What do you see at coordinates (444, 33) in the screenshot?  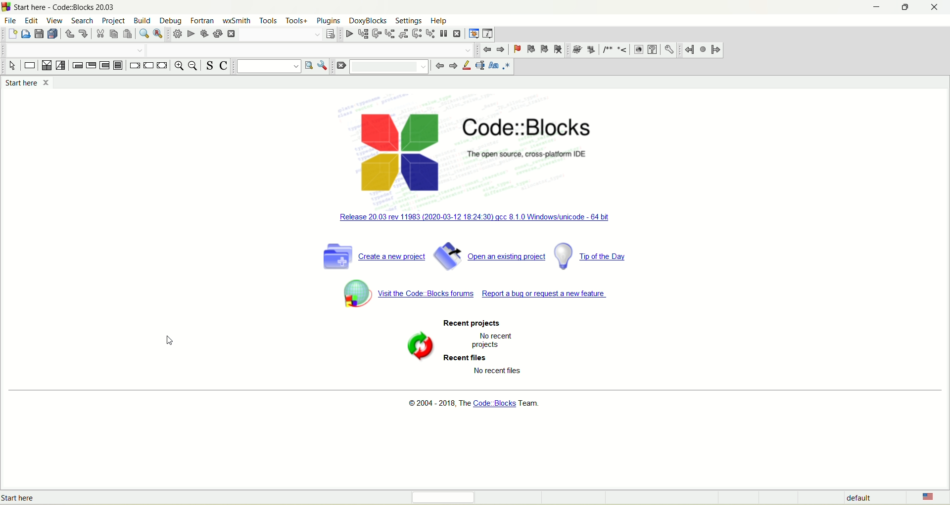 I see `break debugging` at bounding box center [444, 33].